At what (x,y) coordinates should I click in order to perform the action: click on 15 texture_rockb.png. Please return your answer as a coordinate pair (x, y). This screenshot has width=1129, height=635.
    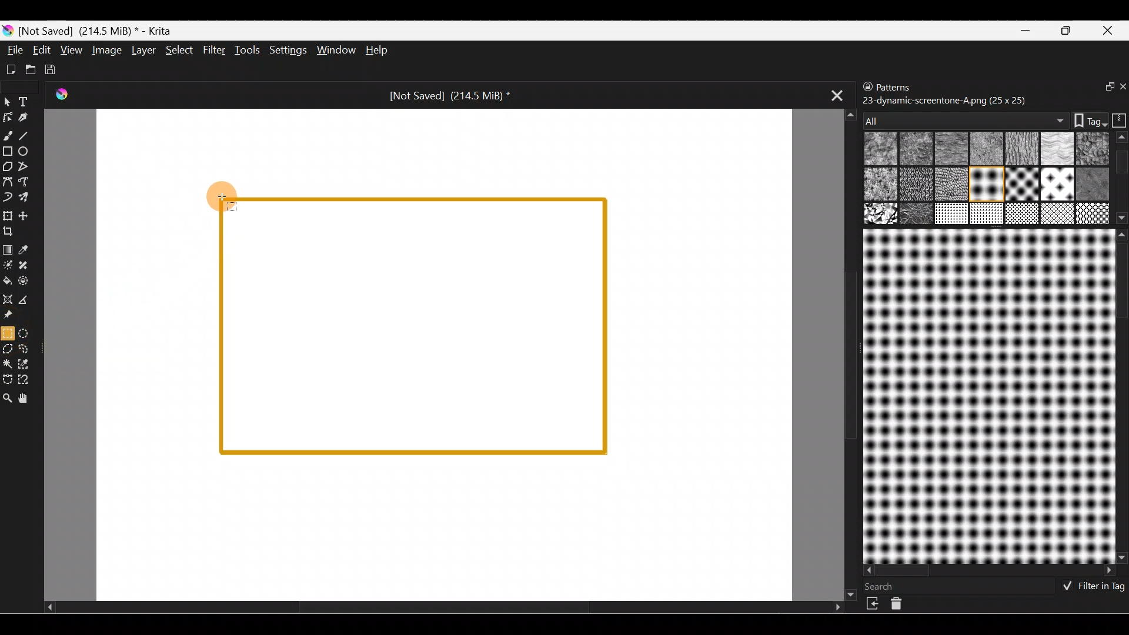
    Looking at the image, I should click on (917, 215).